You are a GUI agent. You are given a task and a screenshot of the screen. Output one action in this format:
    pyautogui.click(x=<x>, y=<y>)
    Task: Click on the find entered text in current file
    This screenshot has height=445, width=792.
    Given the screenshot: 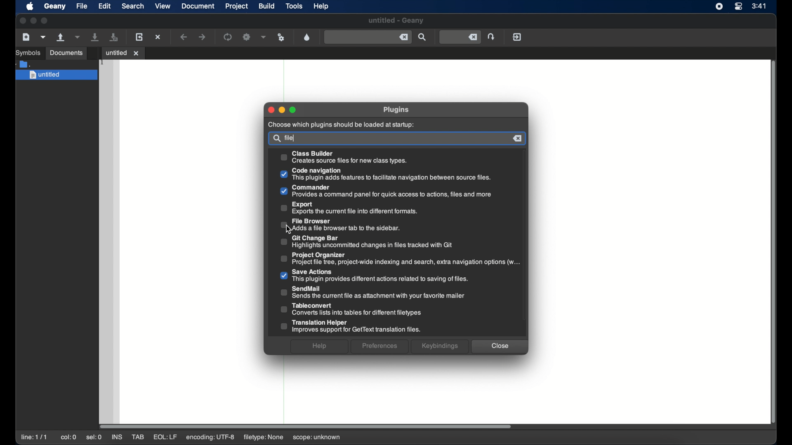 What is the action you would take?
    pyautogui.click(x=368, y=37)
    